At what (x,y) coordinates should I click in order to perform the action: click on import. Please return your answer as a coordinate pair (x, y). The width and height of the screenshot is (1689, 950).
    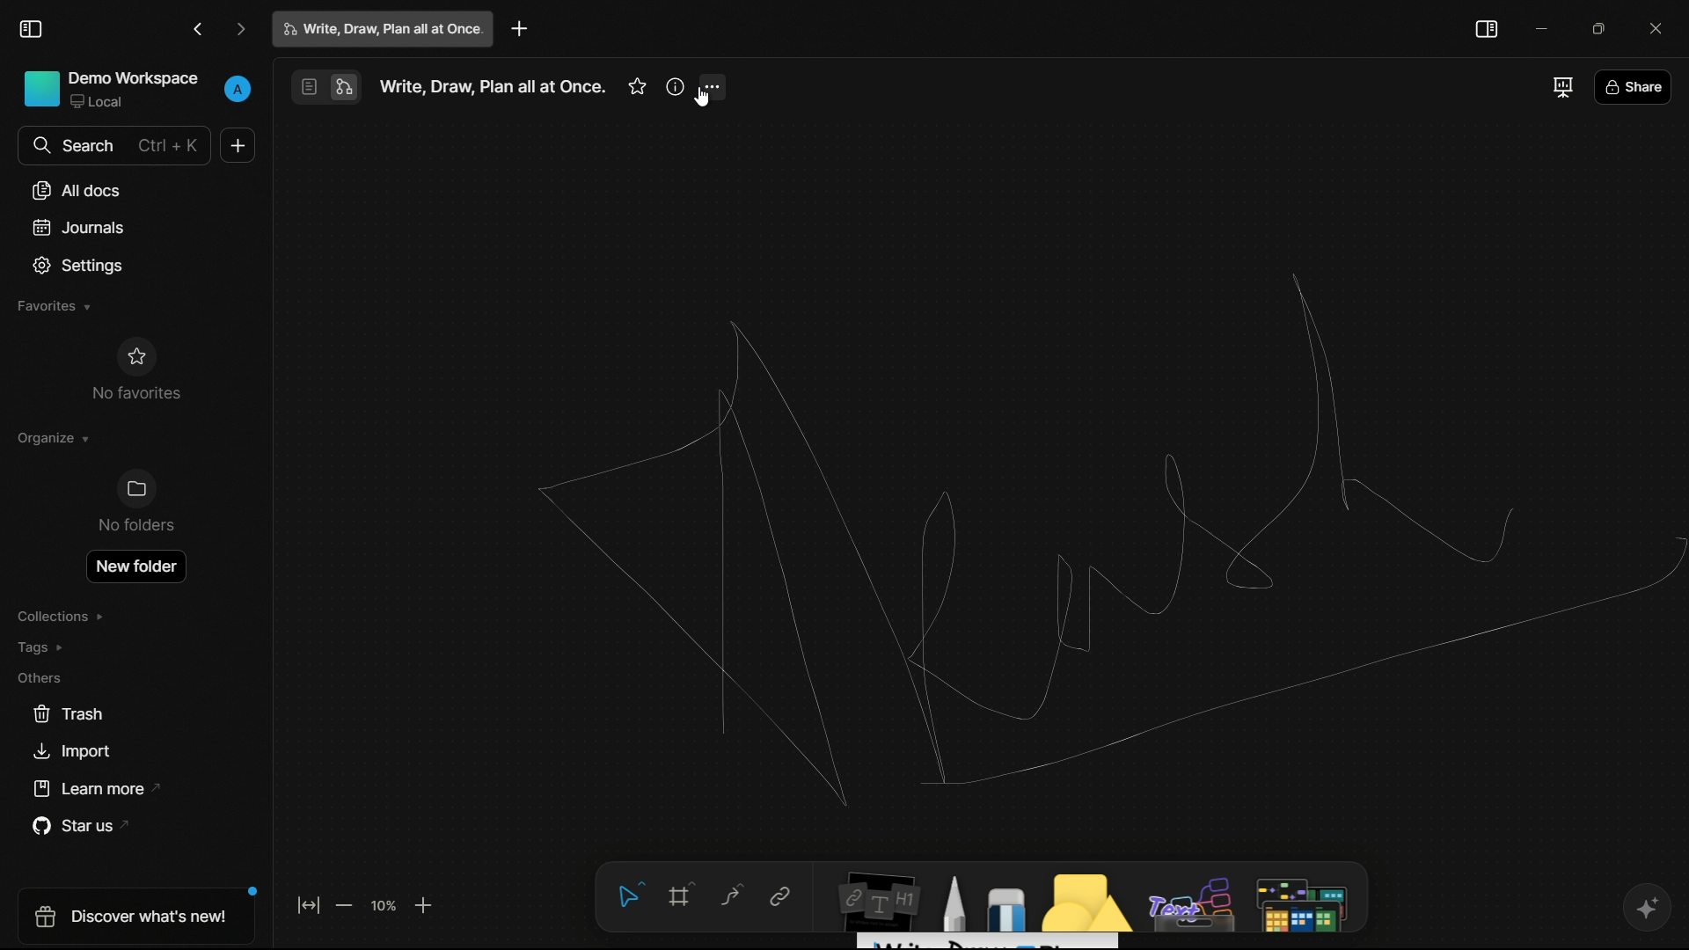
    Looking at the image, I should click on (71, 751).